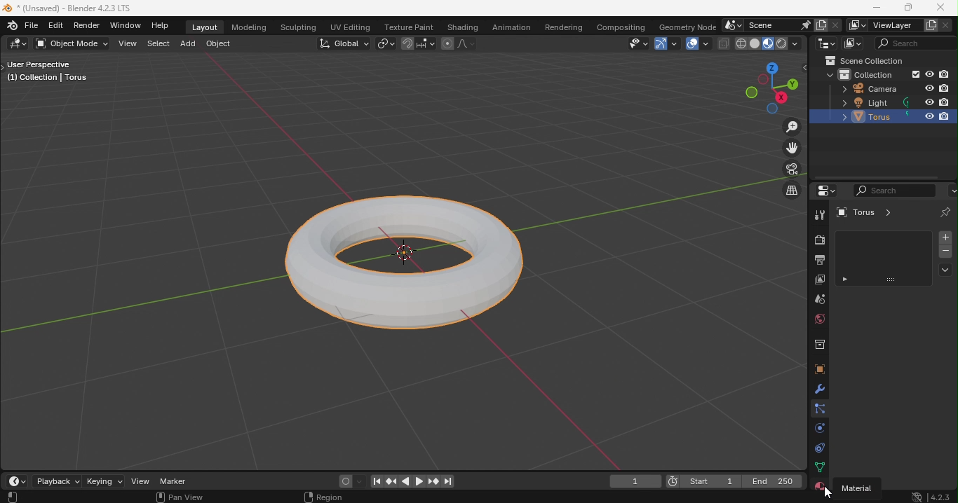 Image resolution: width=958 pixels, height=503 pixels. I want to click on Toggle tree view, so click(804, 67).